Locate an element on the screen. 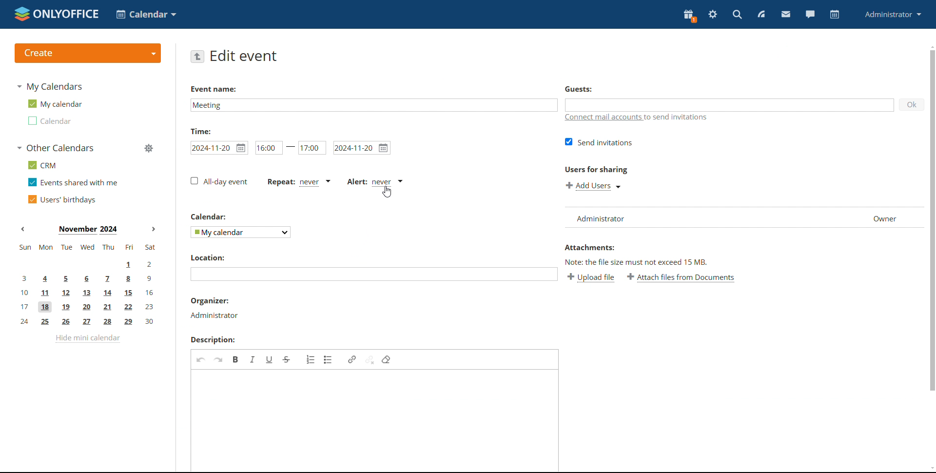 Image resolution: width=936 pixels, height=473 pixels. guests is located at coordinates (578, 90).